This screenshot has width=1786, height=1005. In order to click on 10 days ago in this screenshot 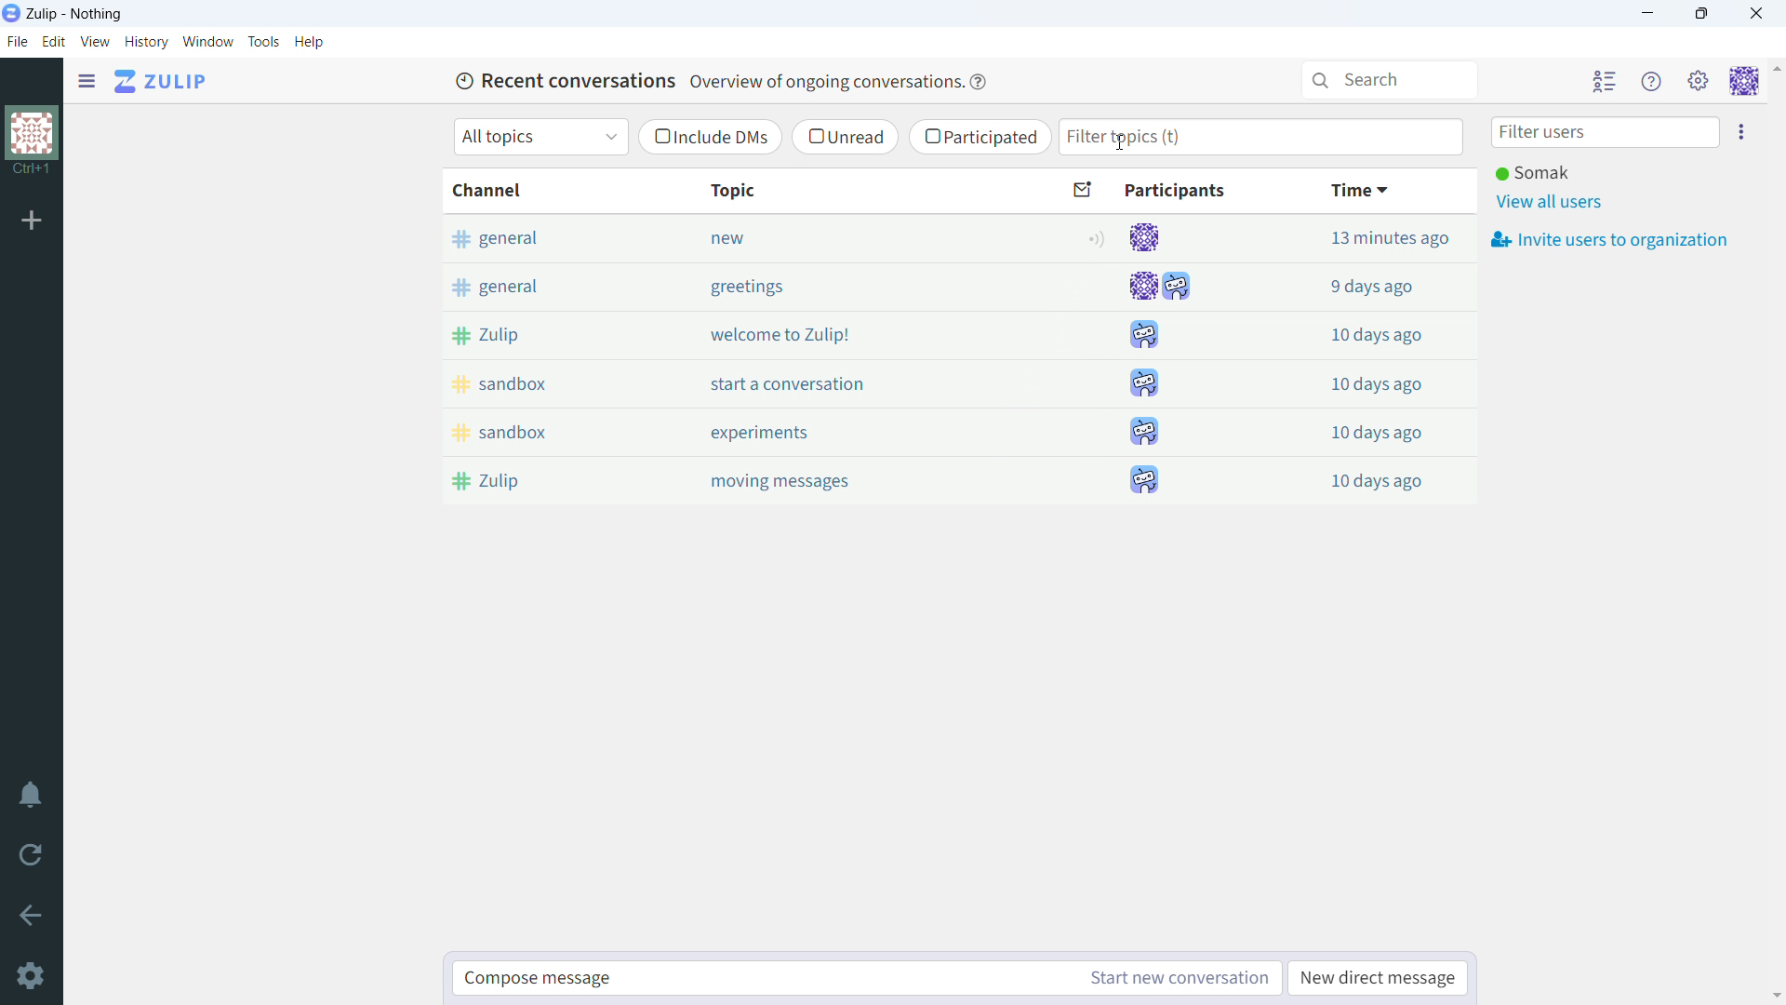, I will do `click(1359, 477)`.